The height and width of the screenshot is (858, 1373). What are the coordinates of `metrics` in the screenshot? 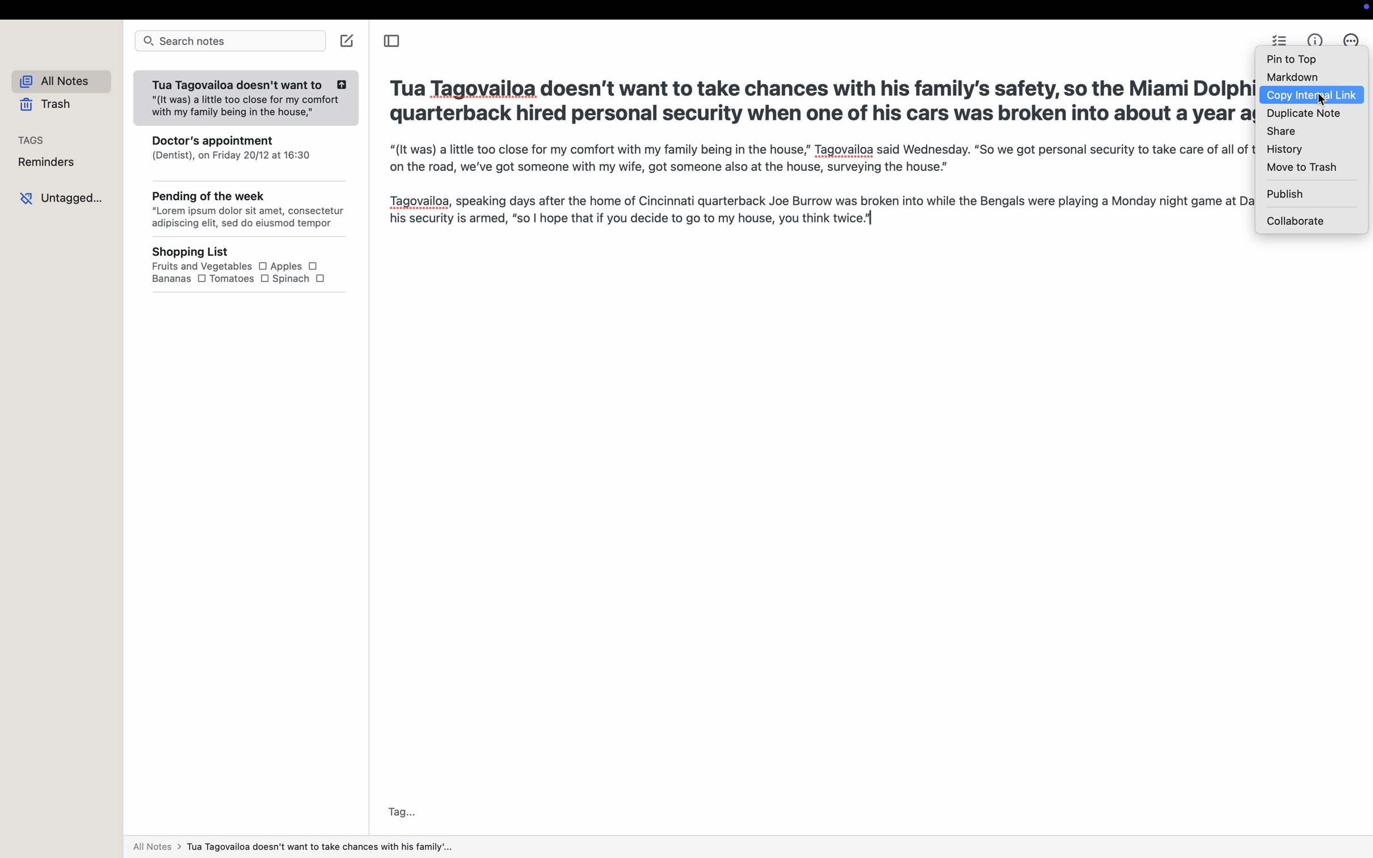 It's located at (1315, 38).